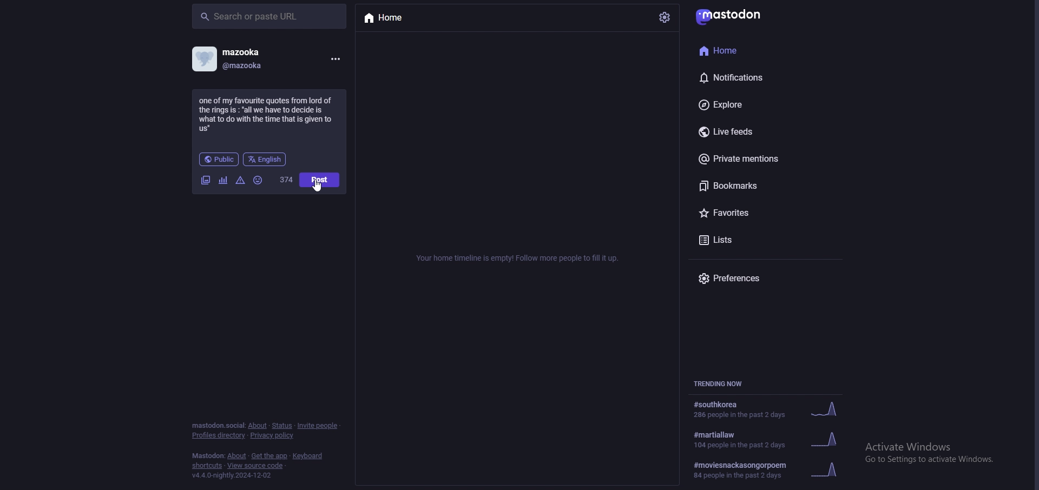 Image resolution: width=1039 pixels, height=490 pixels. Describe the element at coordinates (219, 435) in the screenshot. I see `profiles directory` at that location.